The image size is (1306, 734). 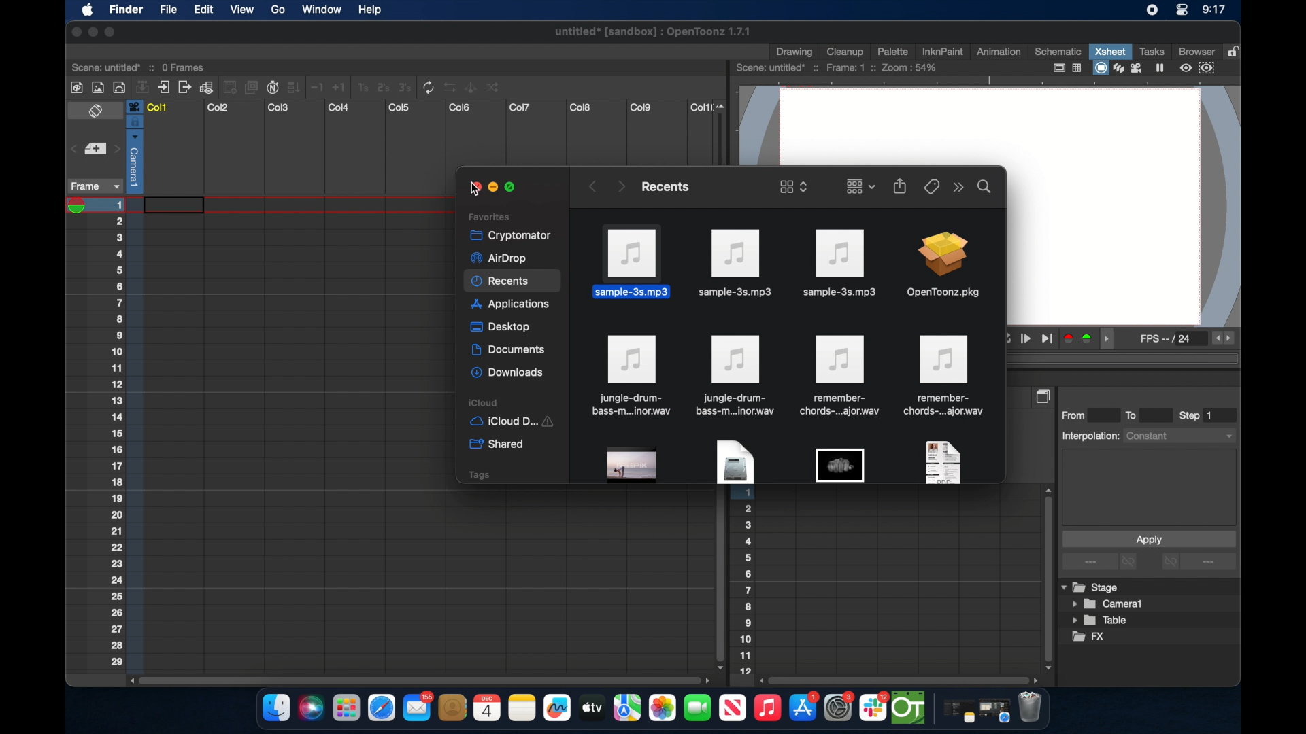 What do you see at coordinates (630, 376) in the screenshot?
I see `file` at bounding box center [630, 376].